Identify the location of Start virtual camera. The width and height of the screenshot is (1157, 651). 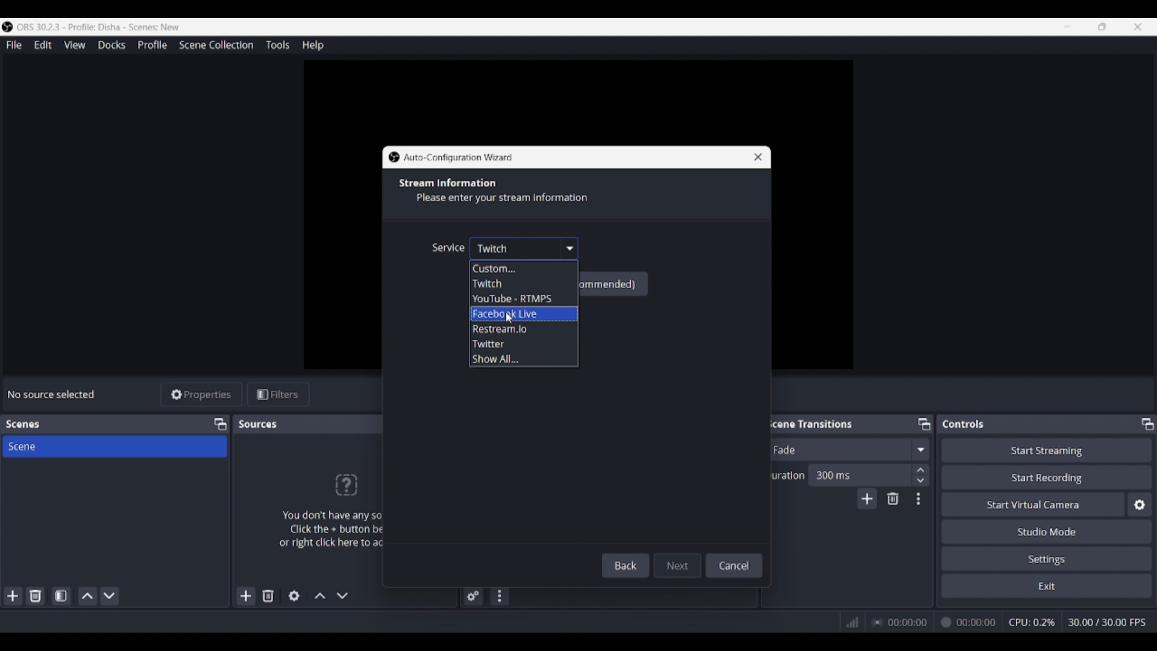
(1033, 504).